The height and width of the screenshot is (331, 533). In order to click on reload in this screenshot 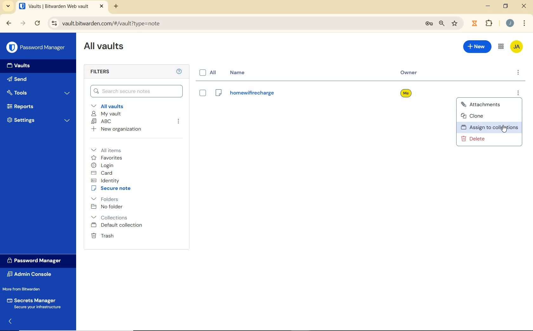, I will do `click(37, 23)`.